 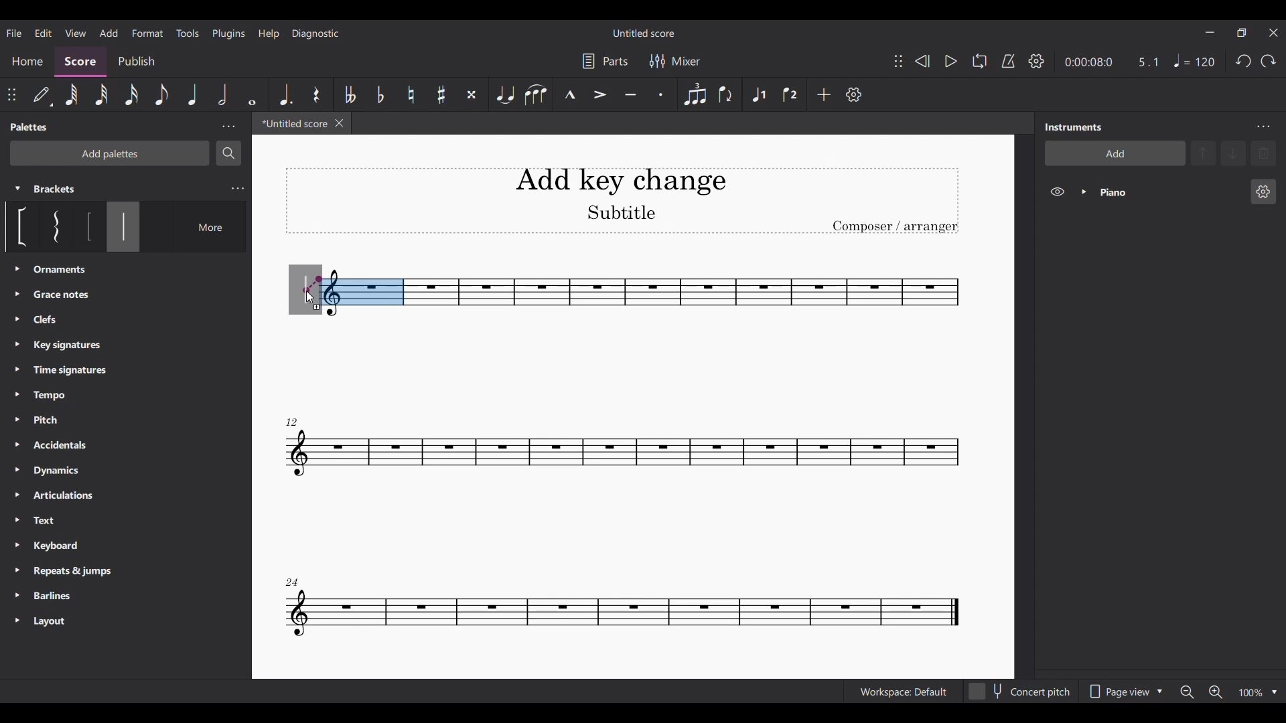 What do you see at coordinates (42, 95) in the screenshot?
I see `Default` at bounding box center [42, 95].